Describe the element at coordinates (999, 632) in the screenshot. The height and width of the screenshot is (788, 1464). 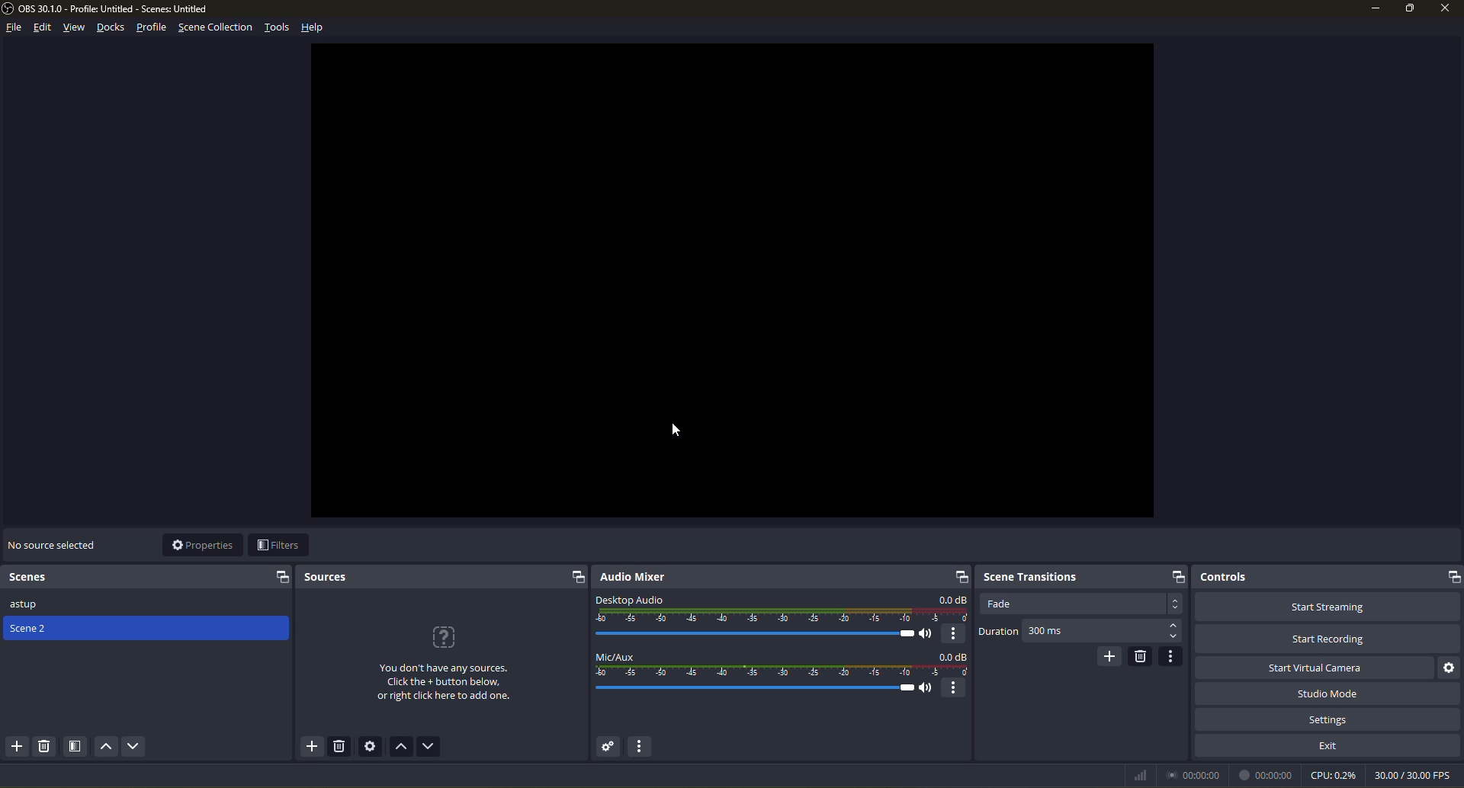
I see `duration` at that location.